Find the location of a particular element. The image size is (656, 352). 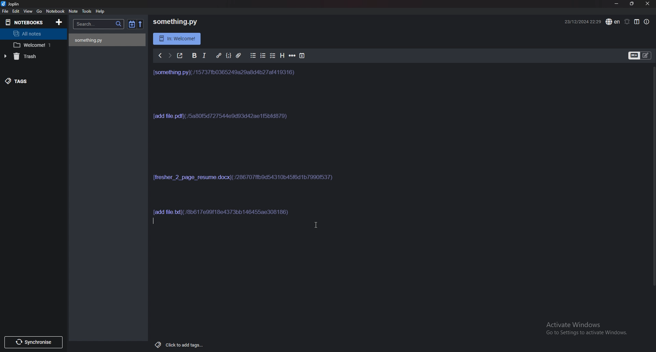

23/12/2024 22:29 is located at coordinates (582, 23).